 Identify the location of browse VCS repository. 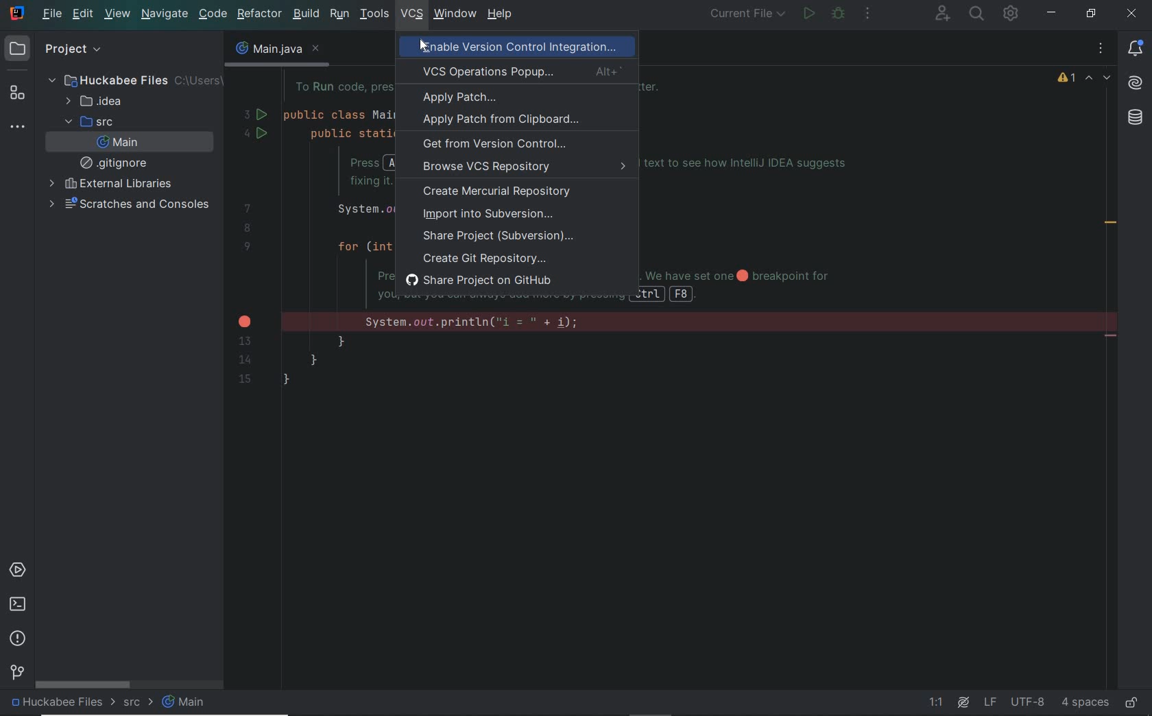
(516, 169).